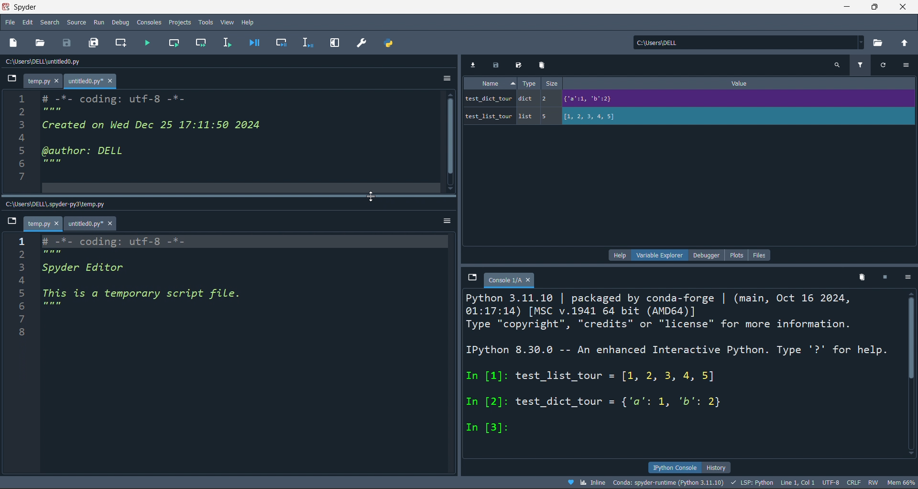 The width and height of the screenshot is (918, 489). Describe the element at coordinates (541, 65) in the screenshot. I see `delete ` at that location.